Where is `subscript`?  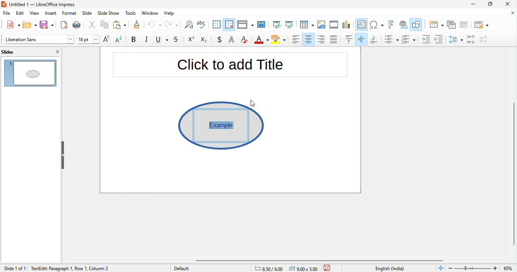
subscript is located at coordinates (206, 40).